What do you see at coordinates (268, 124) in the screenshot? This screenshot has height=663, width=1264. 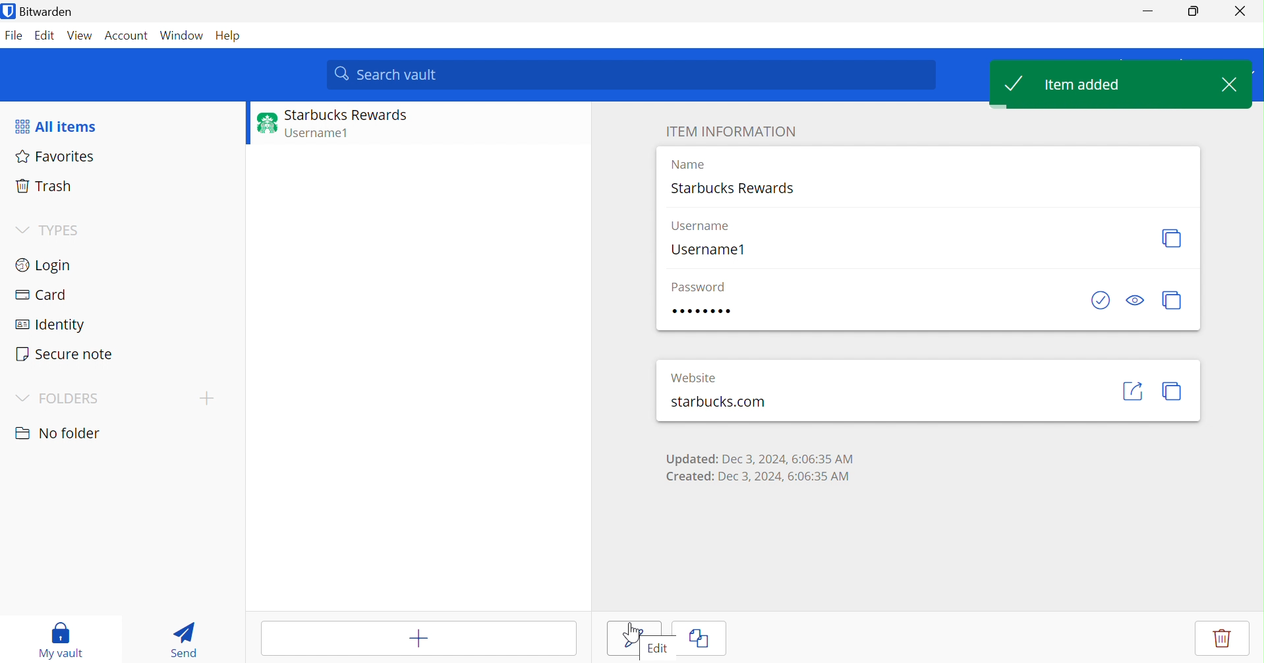 I see `Website logo` at bounding box center [268, 124].